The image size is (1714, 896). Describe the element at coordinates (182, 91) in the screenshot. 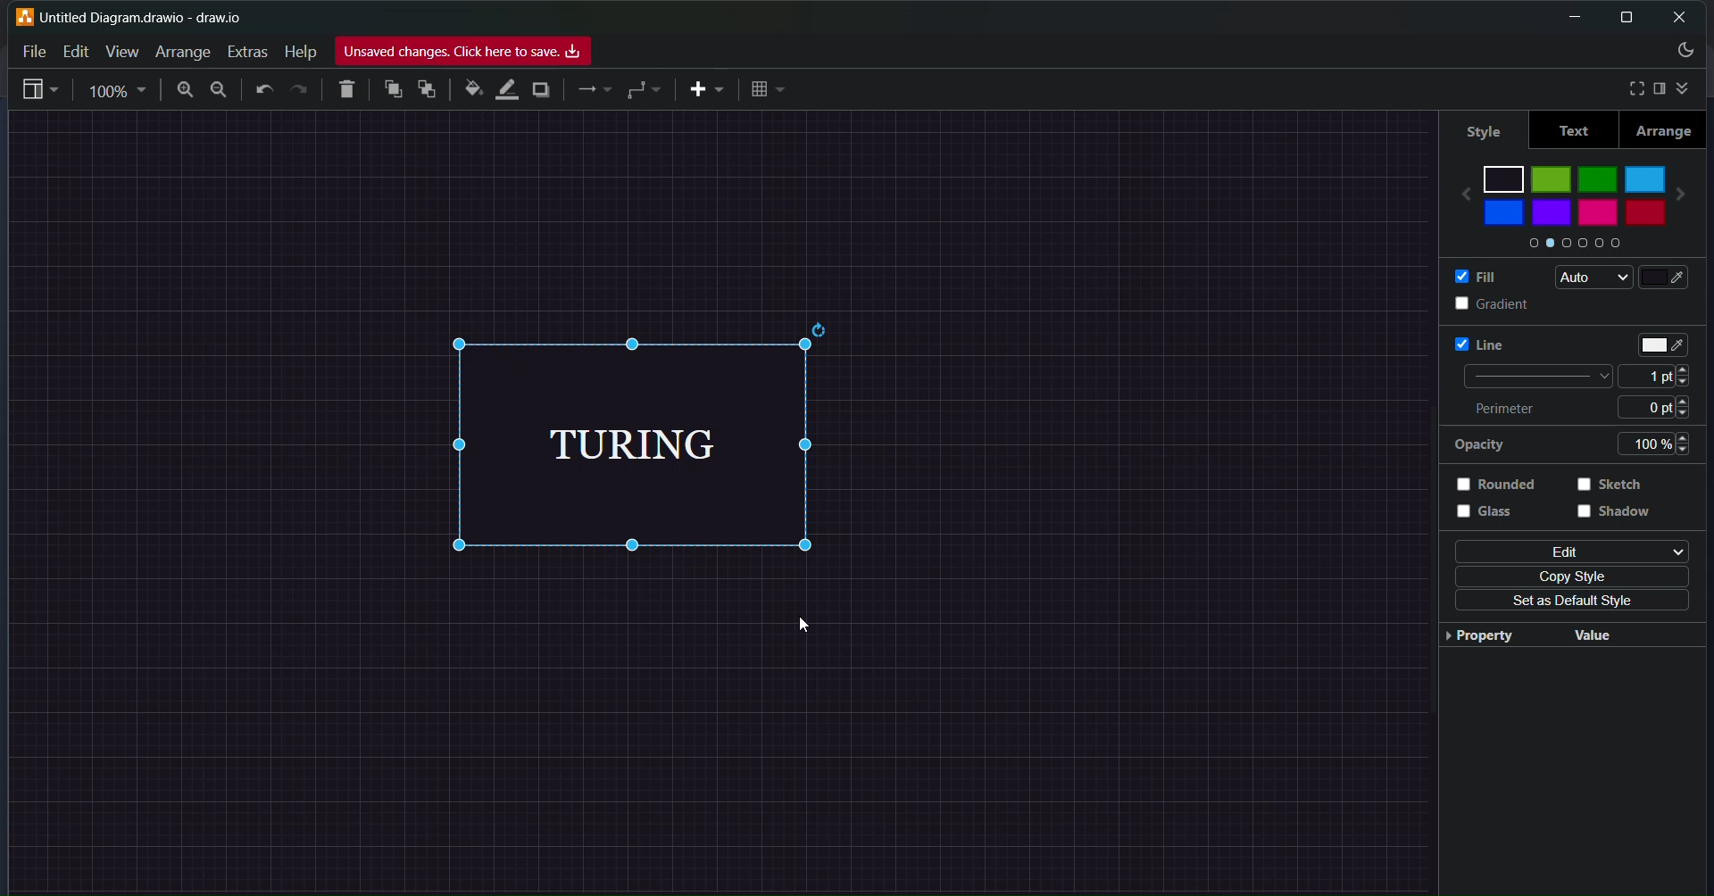

I see `zoom in` at that location.